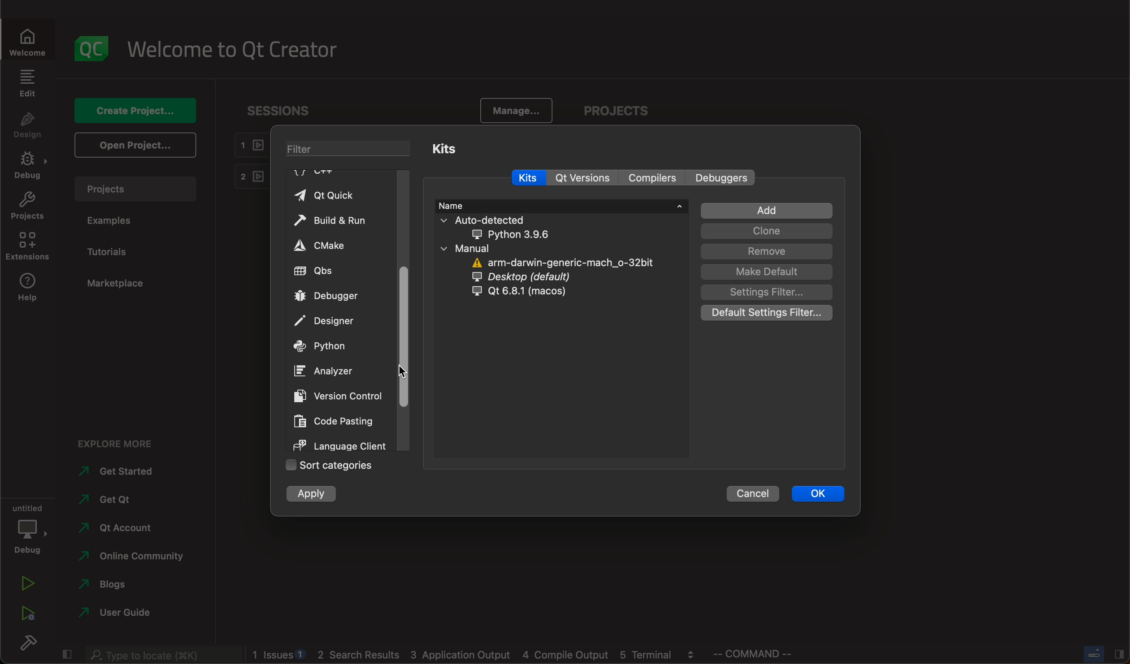 The width and height of the screenshot is (1130, 664). I want to click on debug, so click(30, 529).